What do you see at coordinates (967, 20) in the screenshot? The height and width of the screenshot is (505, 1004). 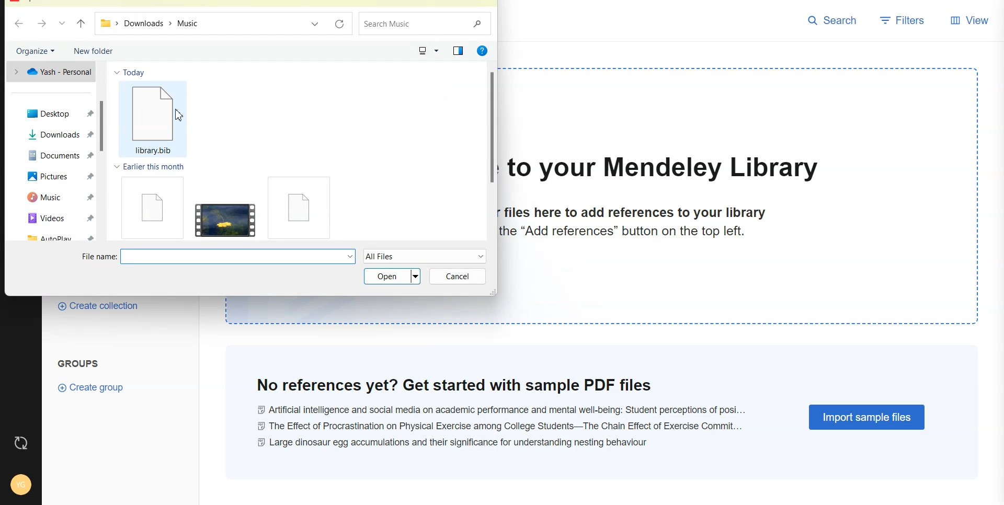 I see `View` at bounding box center [967, 20].